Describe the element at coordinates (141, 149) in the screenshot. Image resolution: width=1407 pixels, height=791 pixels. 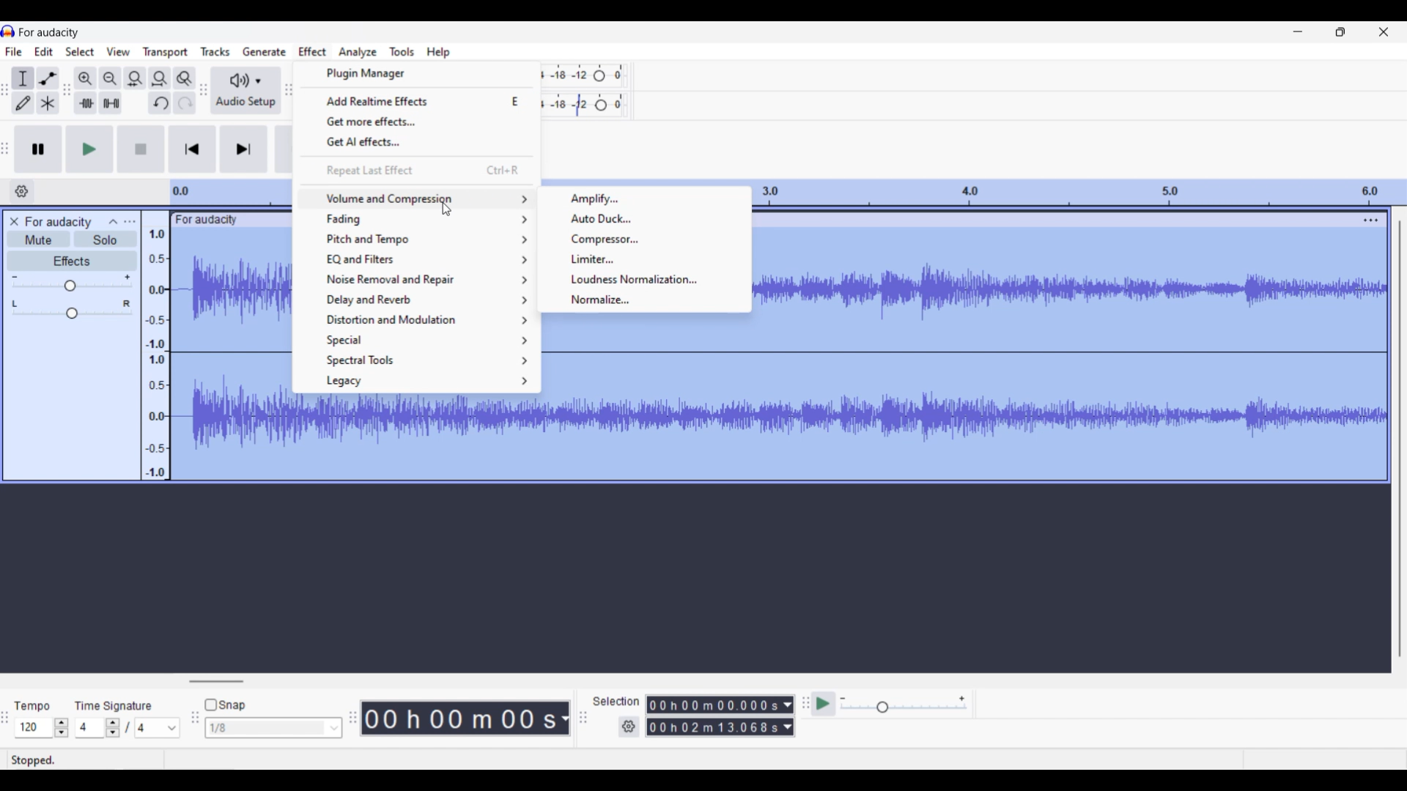
I see `Stop` at that location.